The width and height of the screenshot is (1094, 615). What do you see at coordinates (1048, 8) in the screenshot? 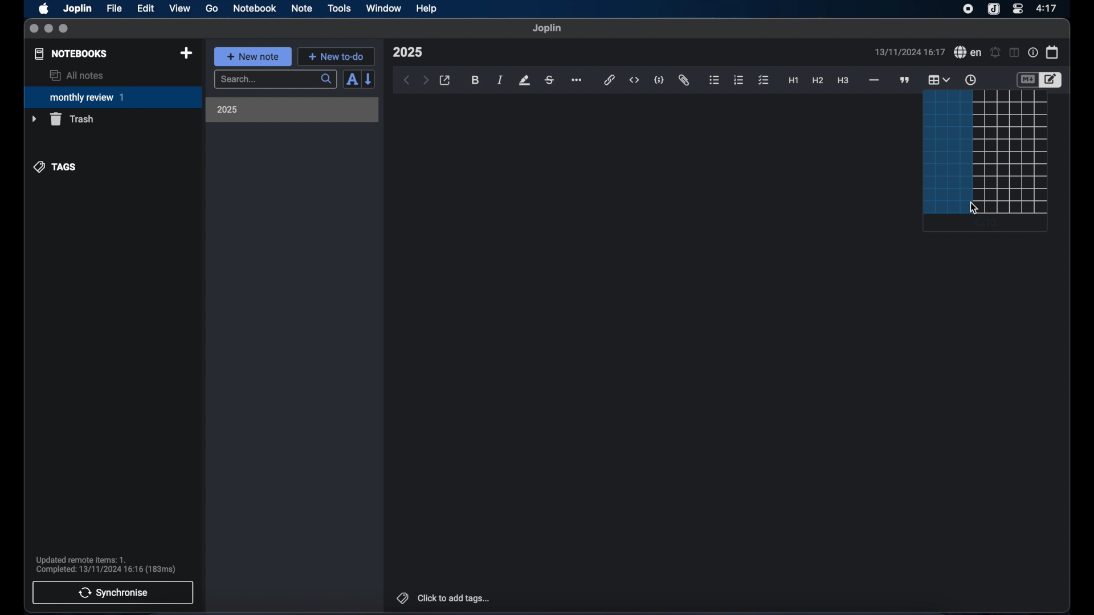
I see `time` at bounding box center [1048, 8].